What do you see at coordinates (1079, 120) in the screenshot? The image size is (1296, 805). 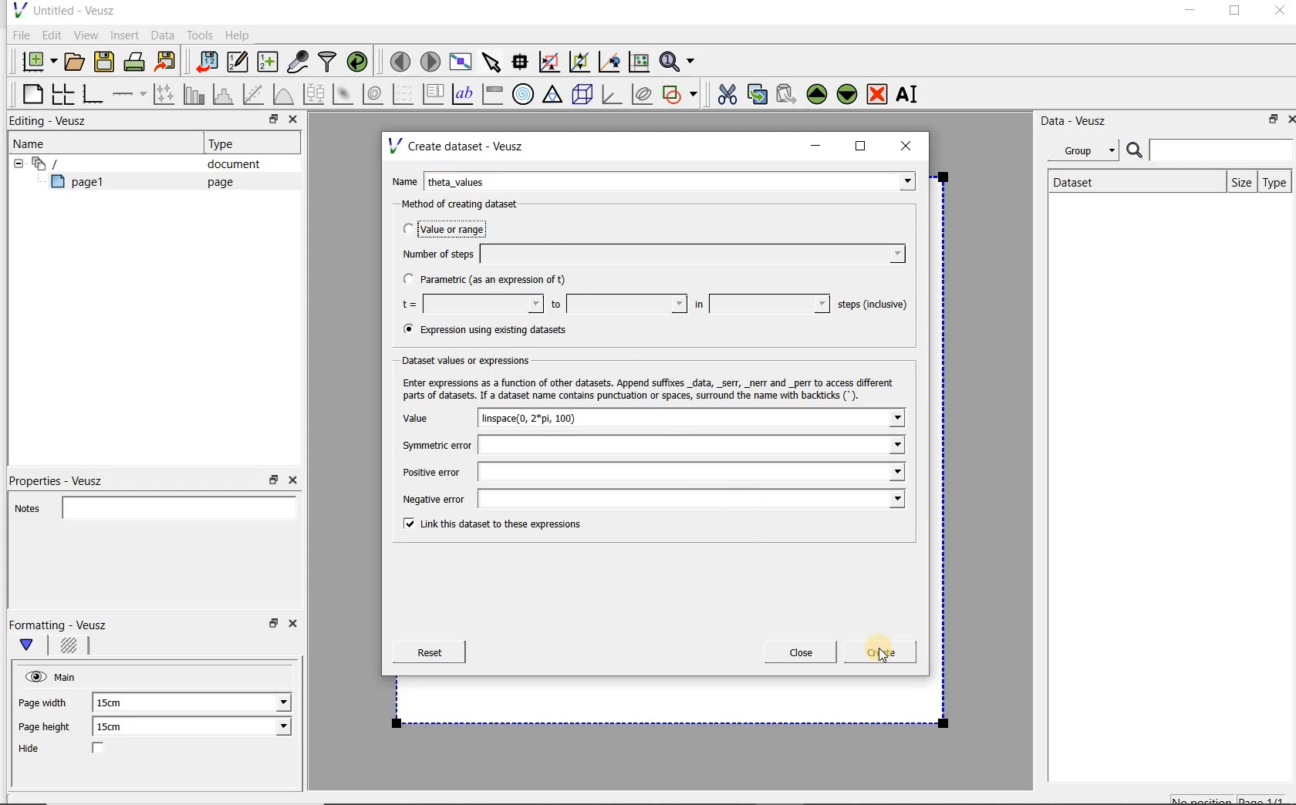 I see `Data - Veusz` at bounding box center [1079, 120].